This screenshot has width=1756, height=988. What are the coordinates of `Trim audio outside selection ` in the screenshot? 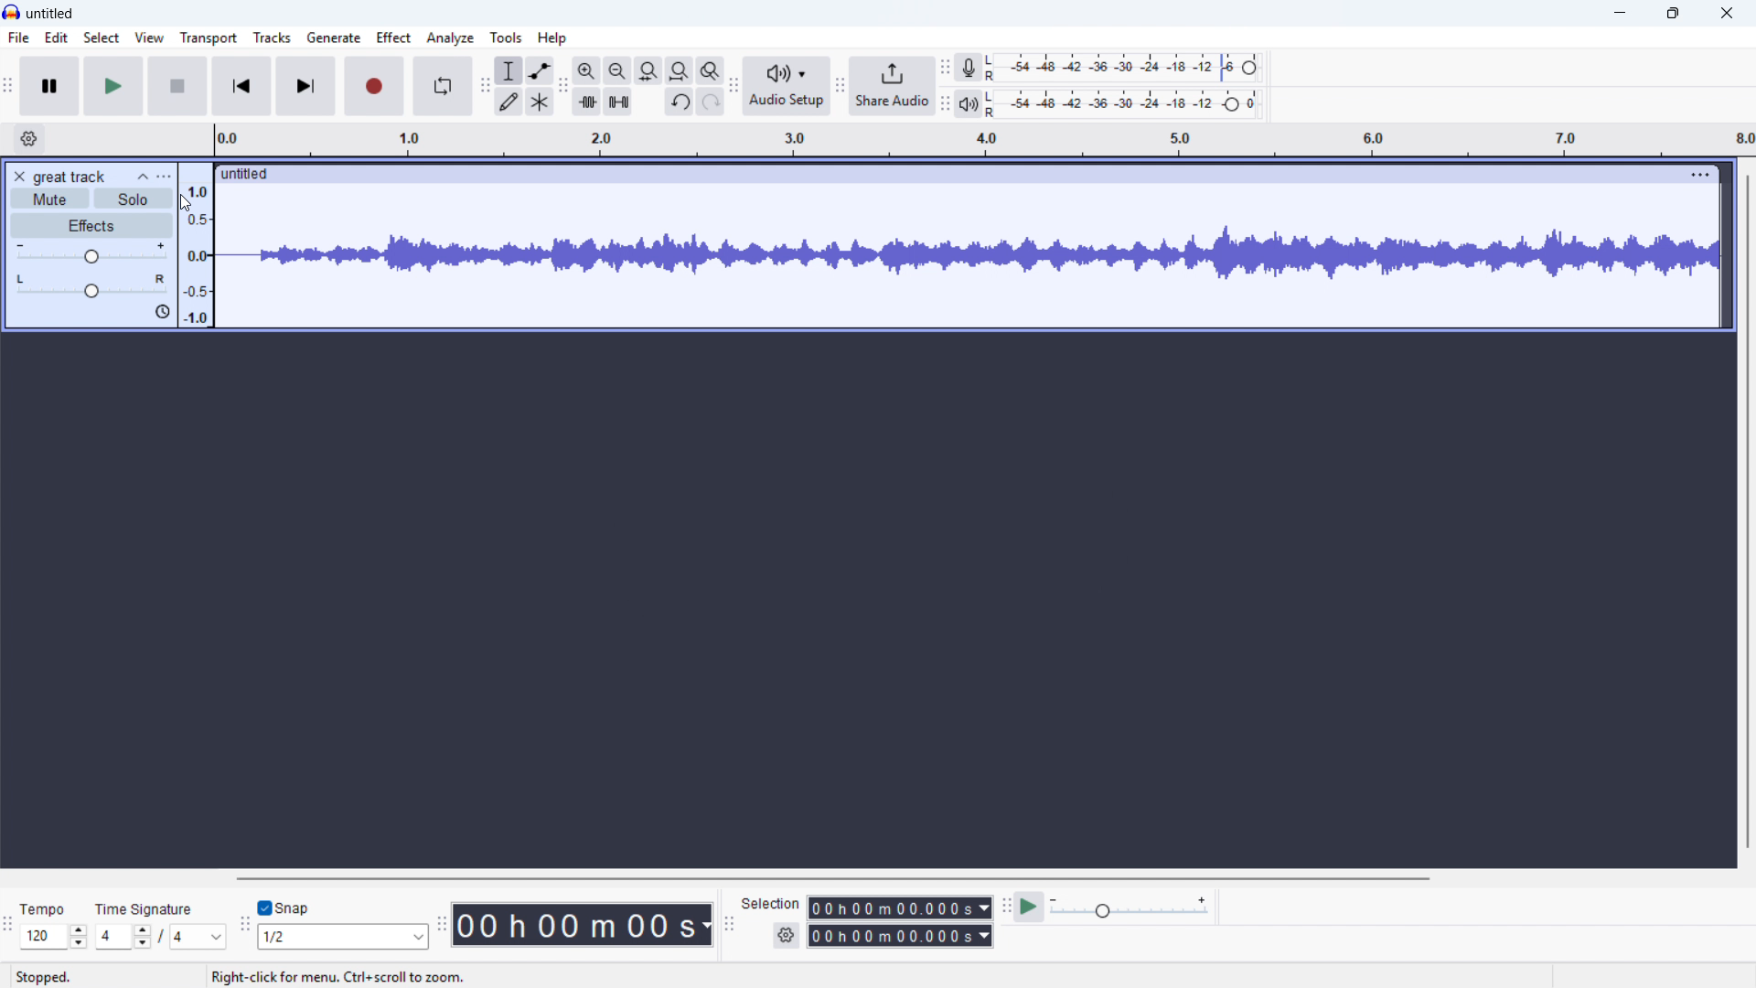 It's located at (587, 101).